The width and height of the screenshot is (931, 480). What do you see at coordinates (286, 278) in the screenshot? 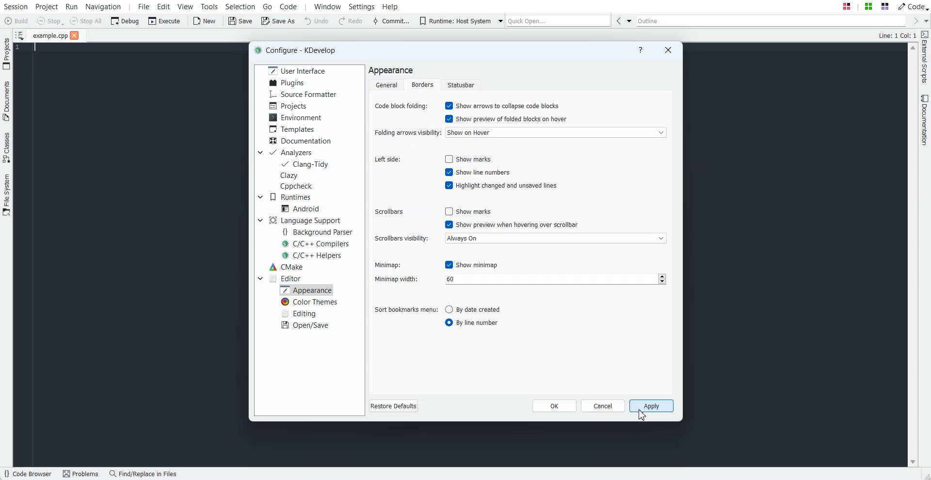
I see `Editor` at bounding box center [286, 278].